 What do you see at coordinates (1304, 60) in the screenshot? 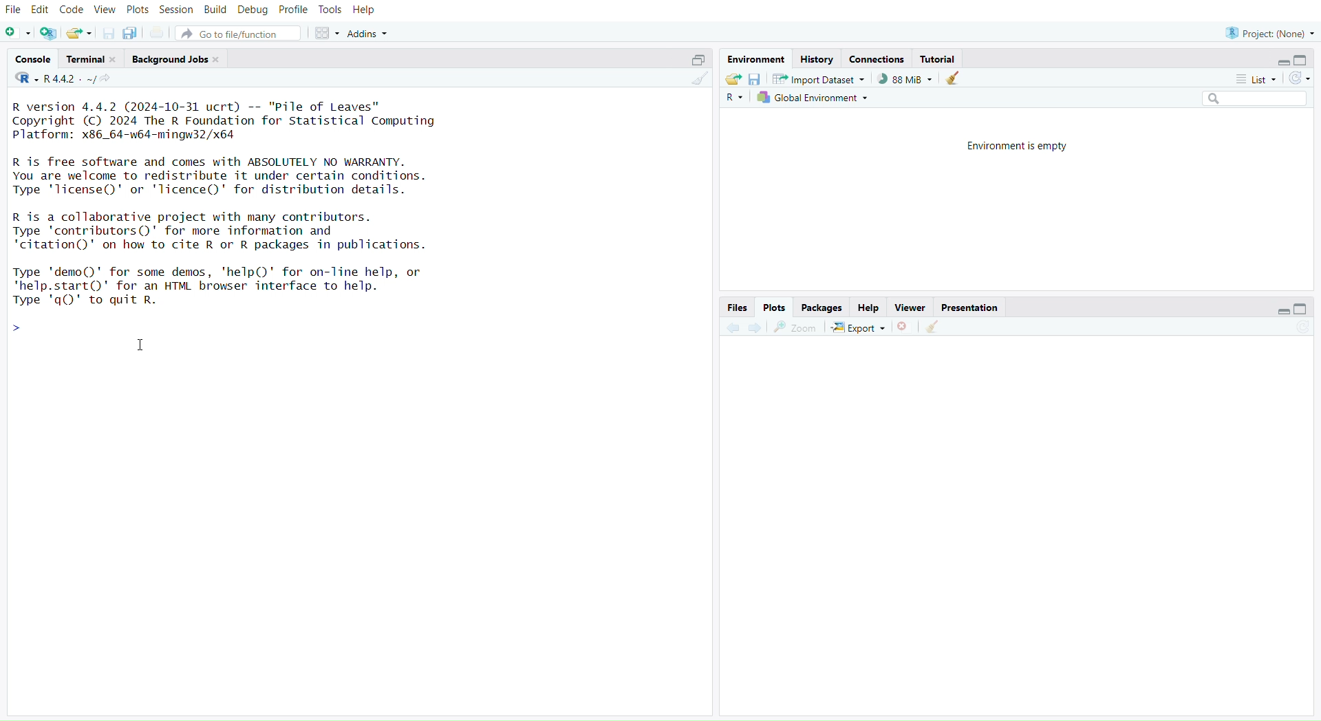
I see `collapse` at bounding box center [1304, 60].